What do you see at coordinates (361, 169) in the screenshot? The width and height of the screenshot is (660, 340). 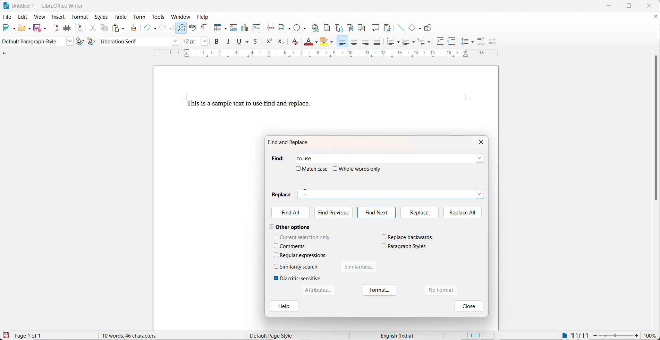 I see `whole words only` at bounding box center [361, 169].